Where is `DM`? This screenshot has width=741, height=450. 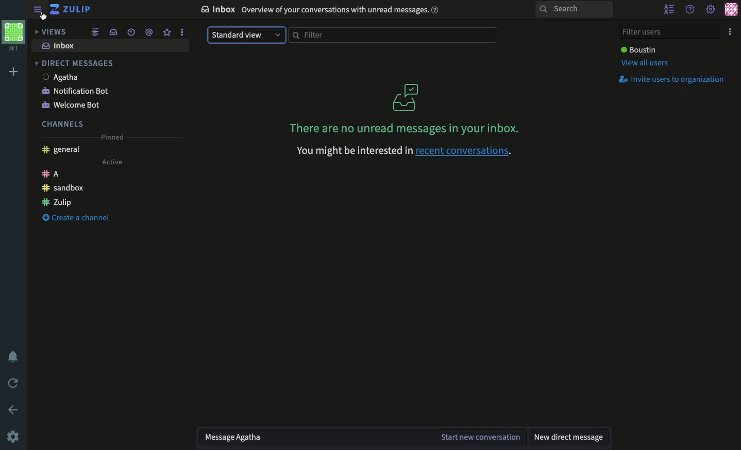
DM is located at coordinates (75, 63).